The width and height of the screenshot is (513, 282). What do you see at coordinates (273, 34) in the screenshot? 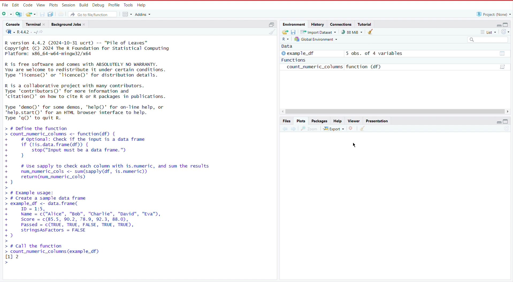
I see `Clear console (Ctrl +L)` at bounding box center [273, 34].